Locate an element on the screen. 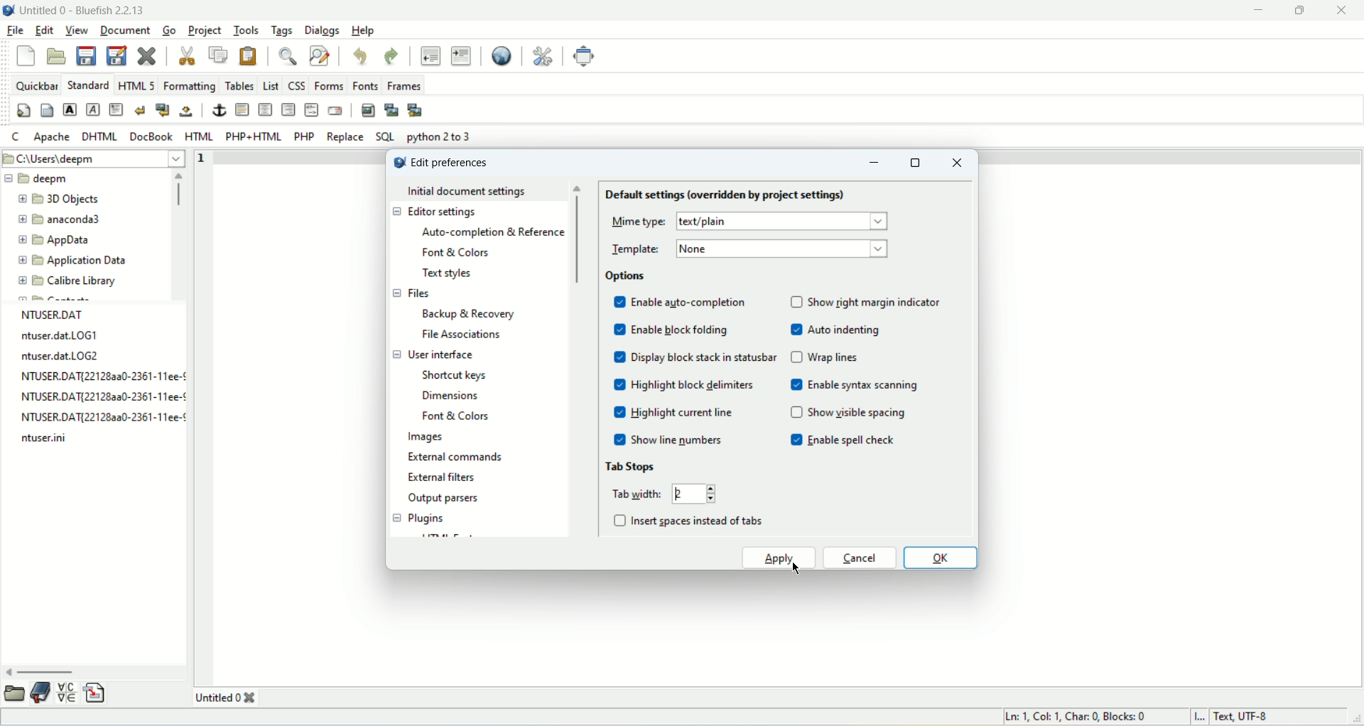  fullscreen is located at coordinates (585, 58).